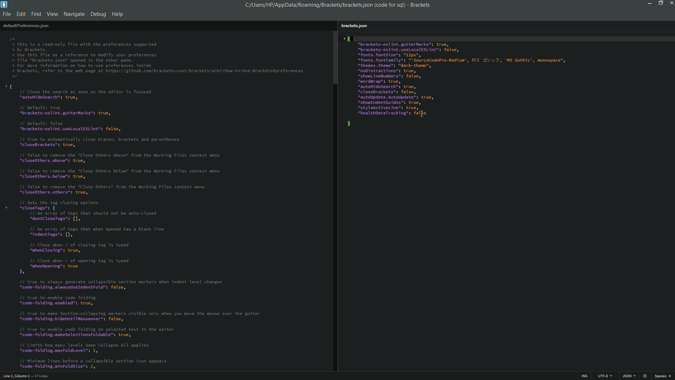  Describe the element at coordinates (20, 15) in the screenshot. I see `Edit menu` at that location.